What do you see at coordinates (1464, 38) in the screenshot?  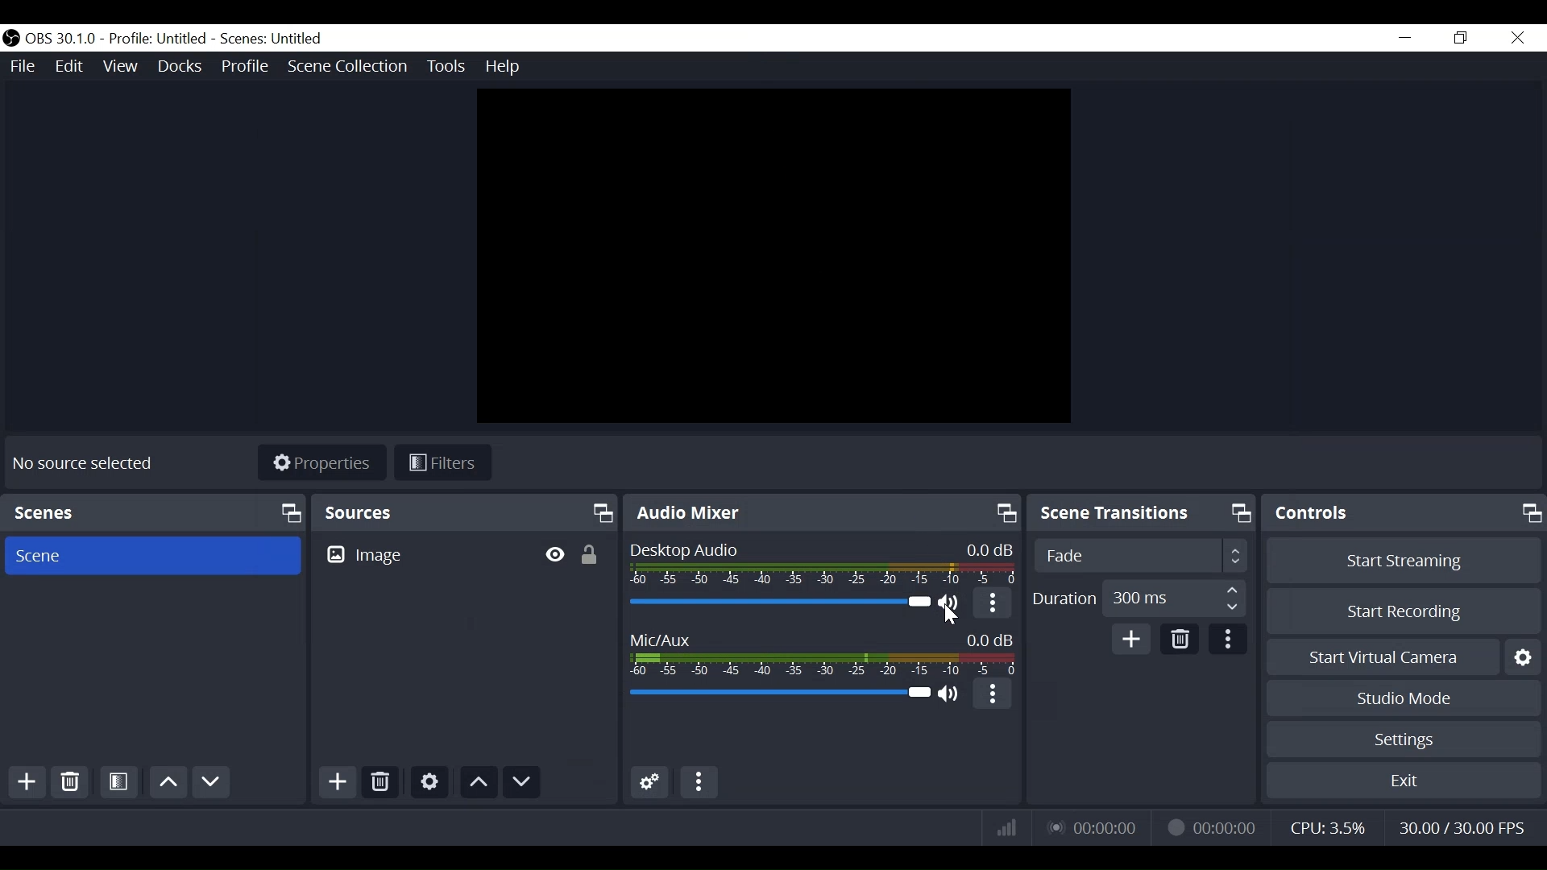 I see `Restore` at bounding box center [1464, 38].